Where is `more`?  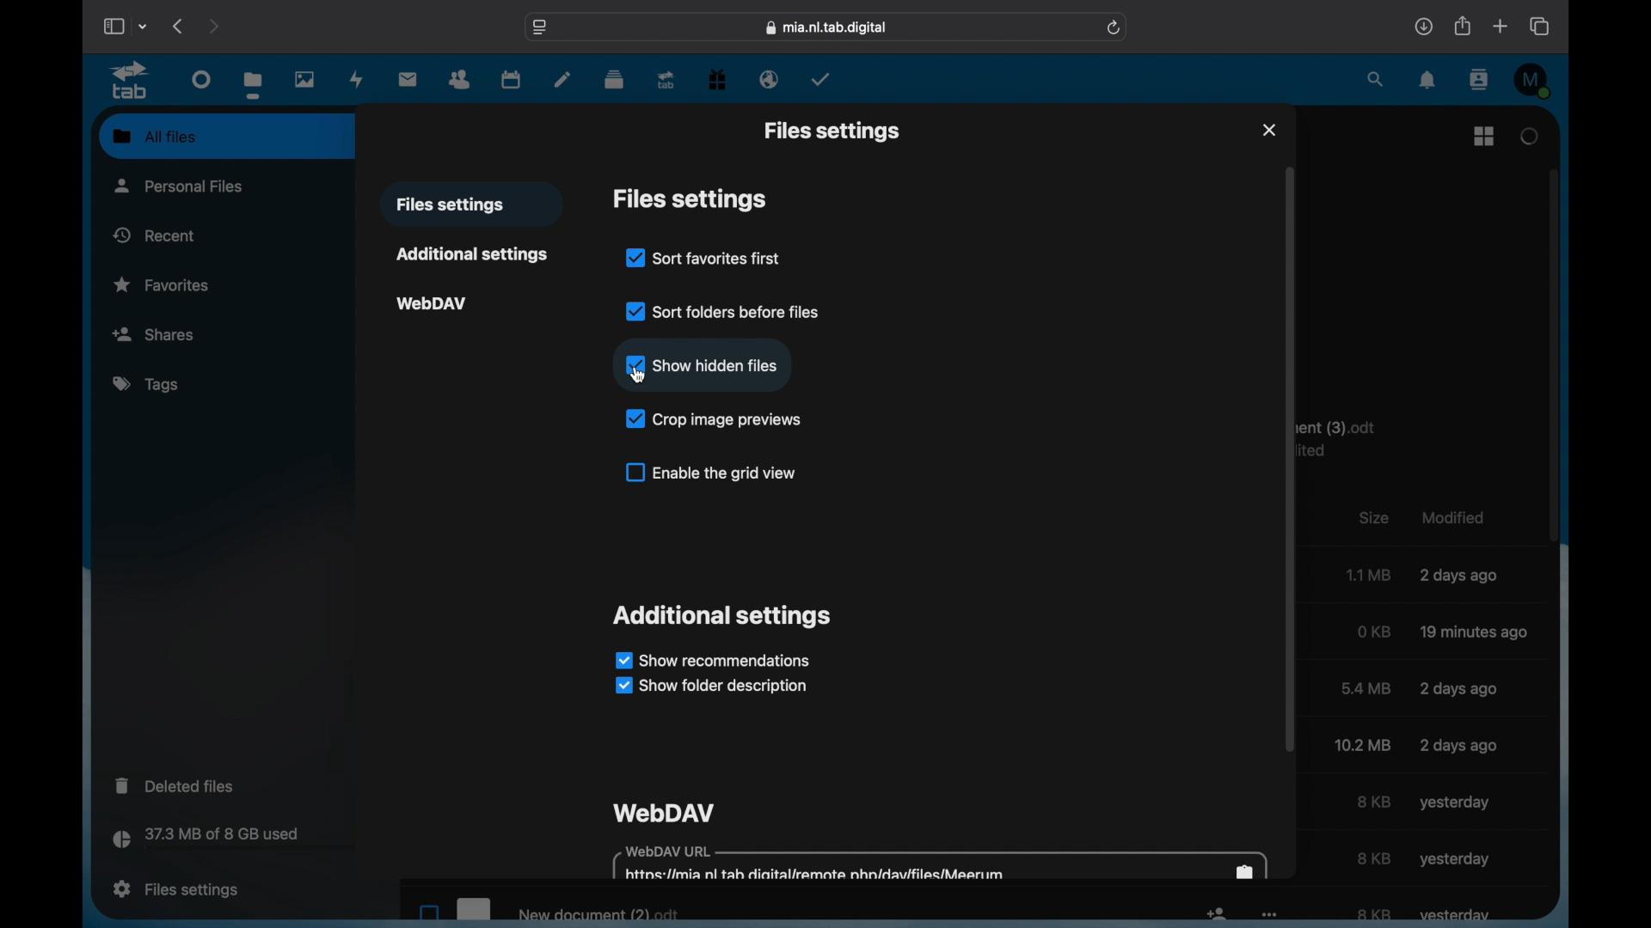
more is located at coordinates (1274, 917).